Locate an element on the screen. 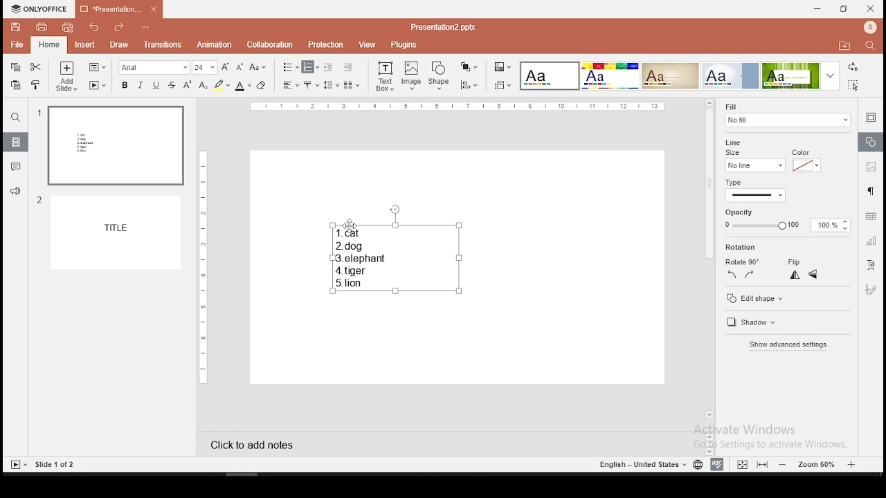 This screenshot has height=498, width=886. highlight is located at coordinates (221, 85).